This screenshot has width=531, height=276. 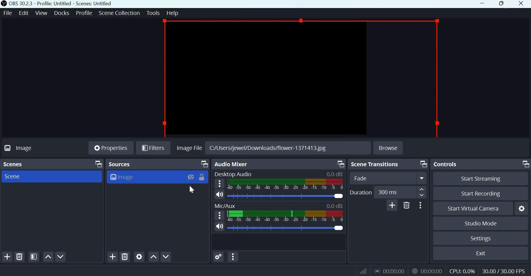 What do you see at coordinates (480, 253) in the screenshot?
I see `Exit` at bounding box center [480, 253].